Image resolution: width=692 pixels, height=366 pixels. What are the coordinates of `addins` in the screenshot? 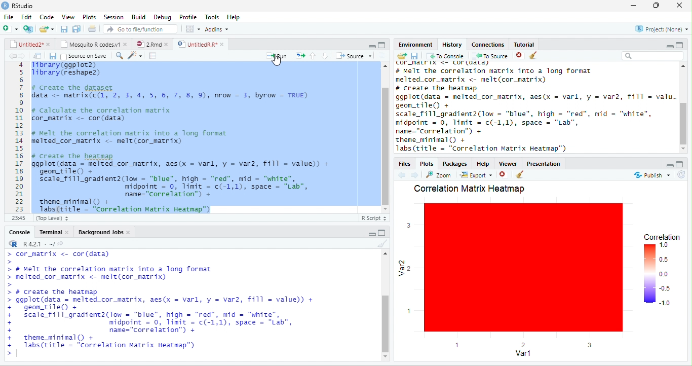 It's located at (219, 29).